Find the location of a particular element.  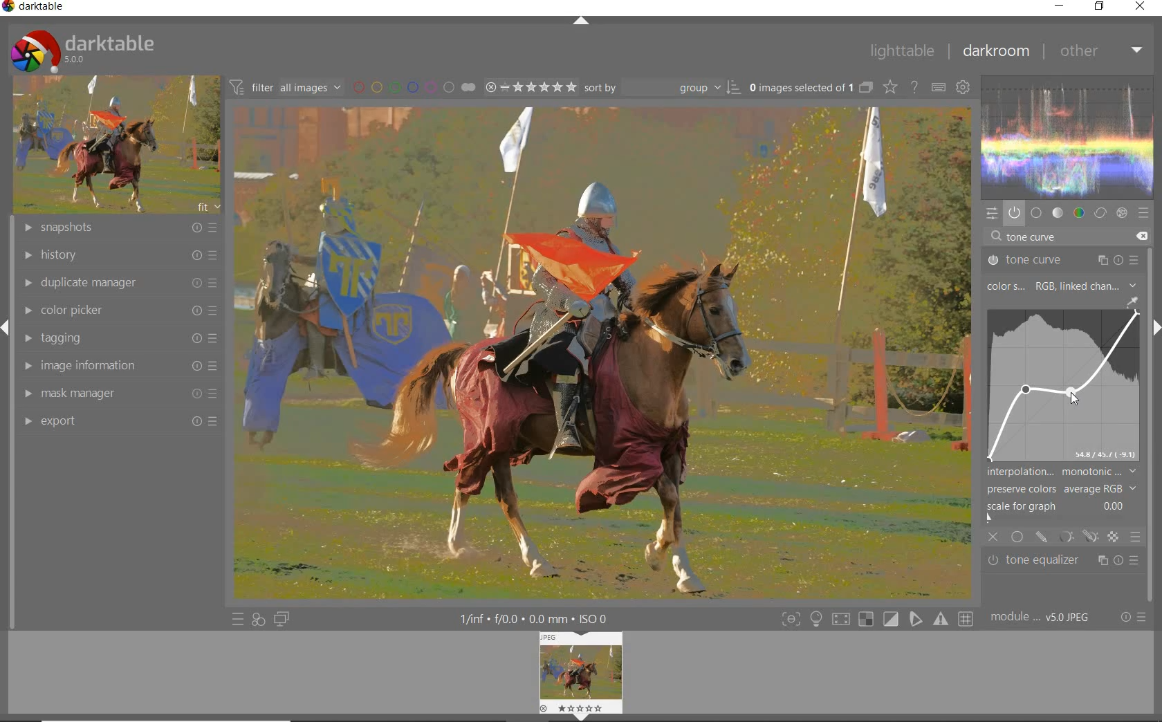

input value is located at coordinates (1034, 238).